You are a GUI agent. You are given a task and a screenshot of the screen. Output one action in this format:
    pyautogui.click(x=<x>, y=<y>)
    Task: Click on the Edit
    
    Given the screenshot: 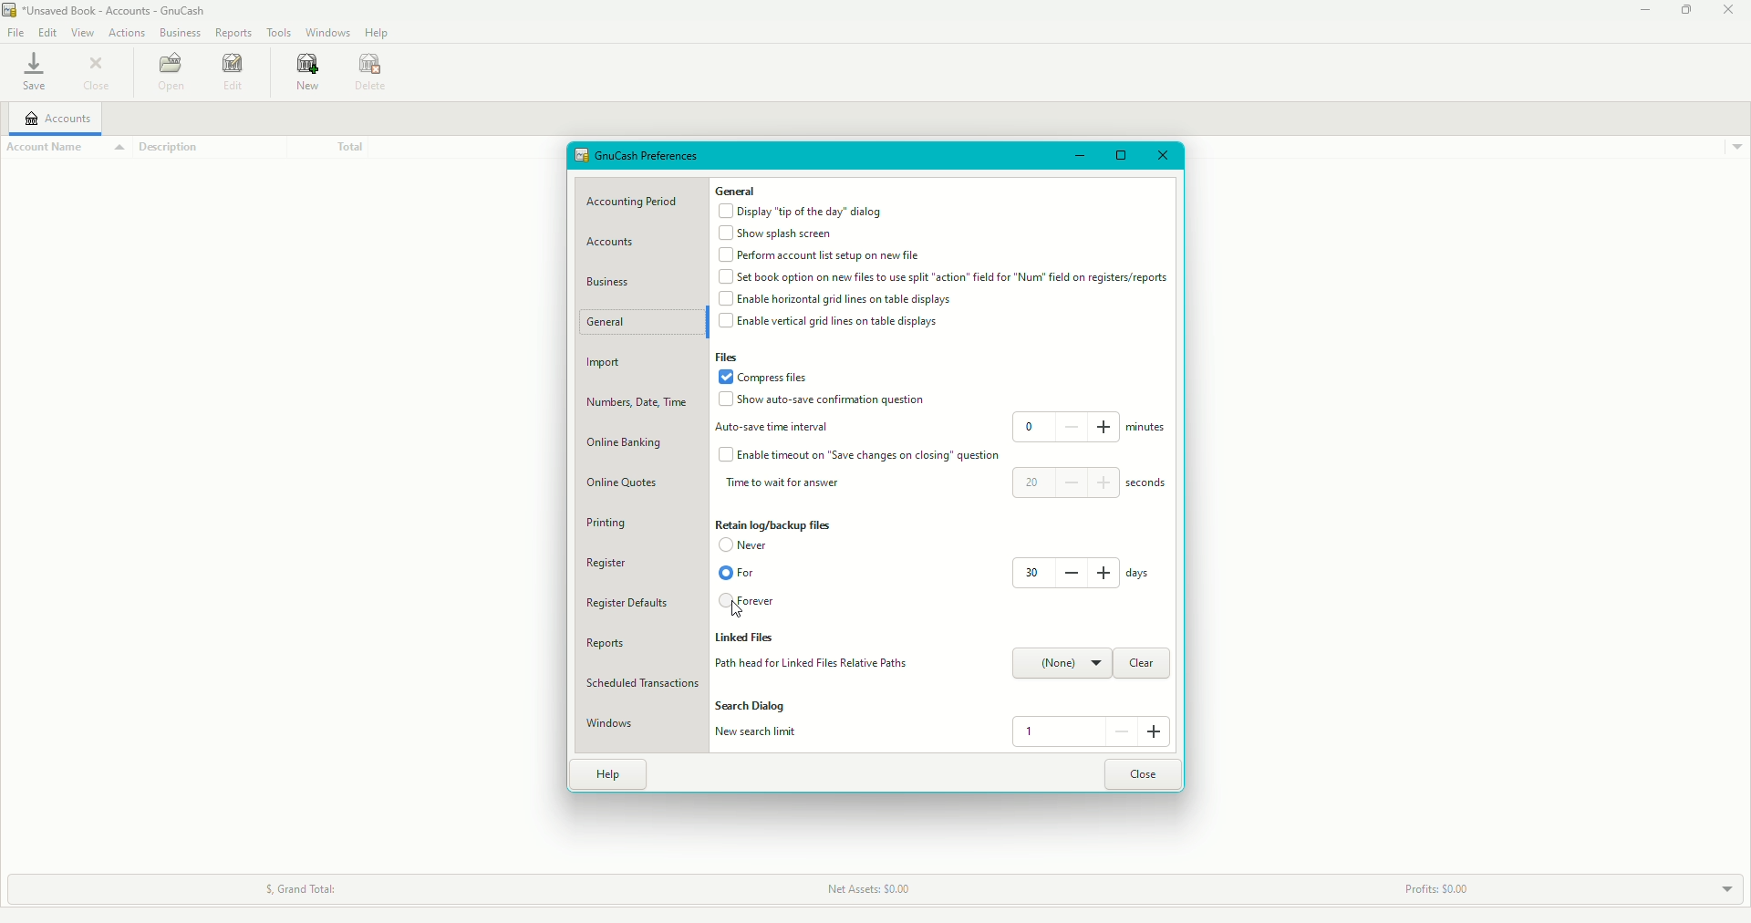 What is the action you would take?
    pyautogui.click(x=232, y=76)
    